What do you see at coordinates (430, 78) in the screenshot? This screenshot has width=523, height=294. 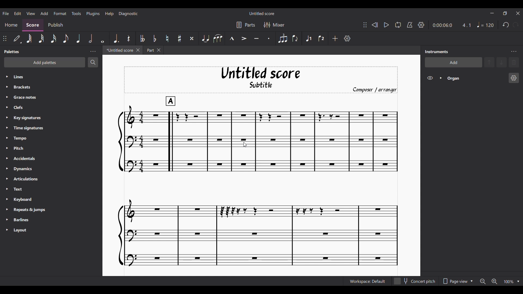 I see `Hide organ` at bounding box center [430, 78].